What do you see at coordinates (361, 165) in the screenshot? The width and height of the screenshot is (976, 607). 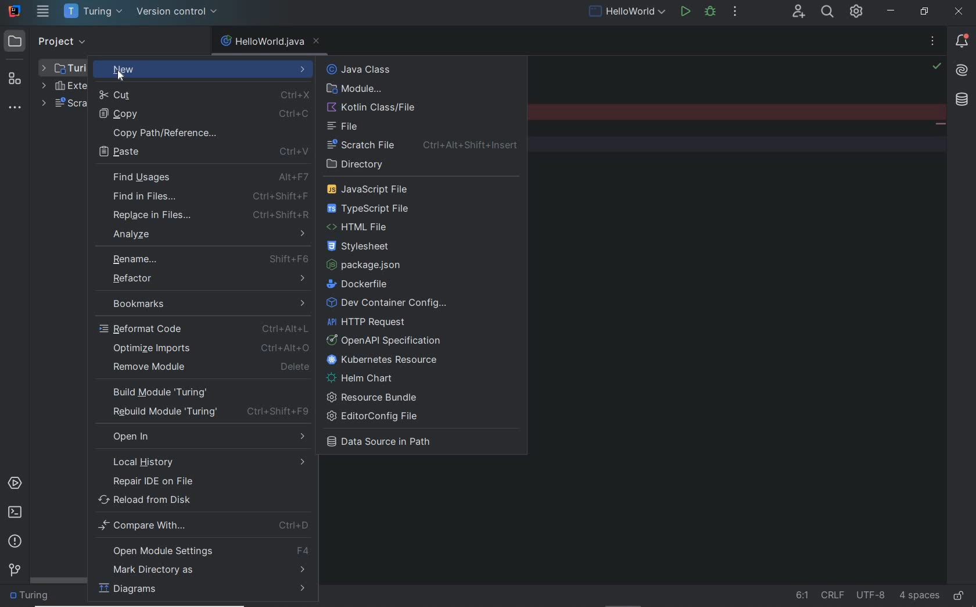 I see `directory` at bounding box center [361, 165].